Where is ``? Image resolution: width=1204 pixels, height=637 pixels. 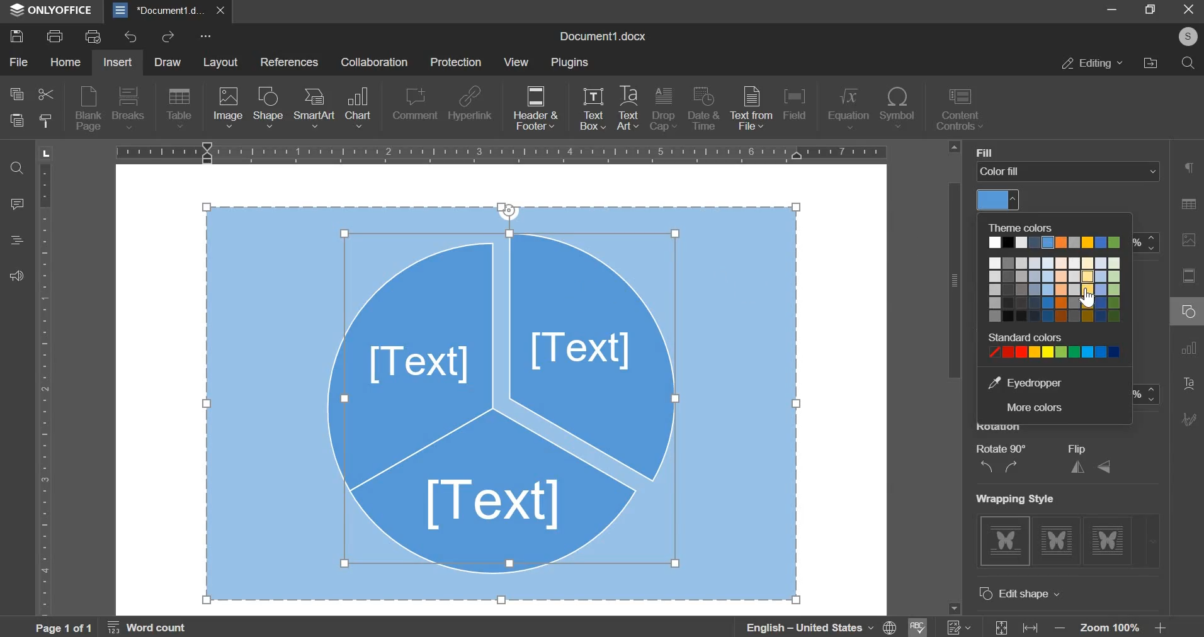
 is located at coordinates (1190, 35).